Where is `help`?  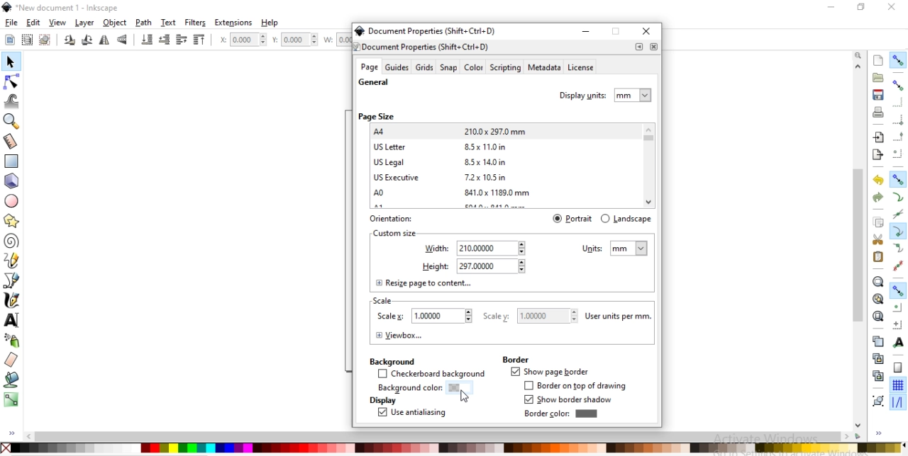 help is located at coordinates (271, 23).